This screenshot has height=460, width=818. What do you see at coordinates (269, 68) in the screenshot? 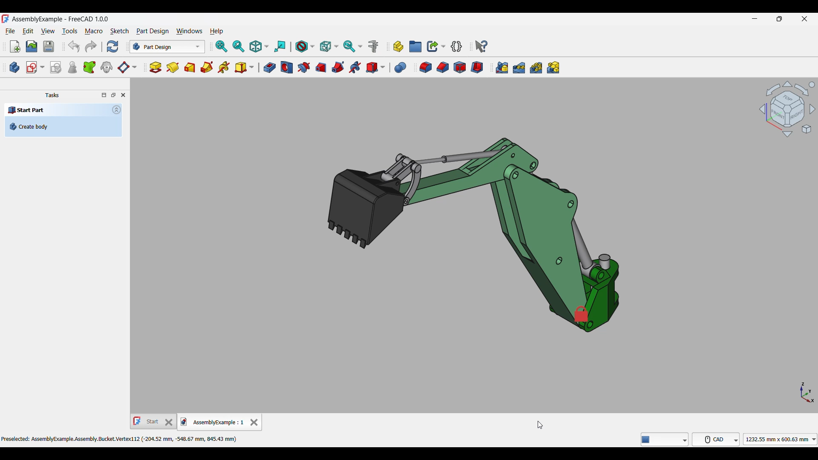
I see `Pocket` at bounding box center [269, 68].